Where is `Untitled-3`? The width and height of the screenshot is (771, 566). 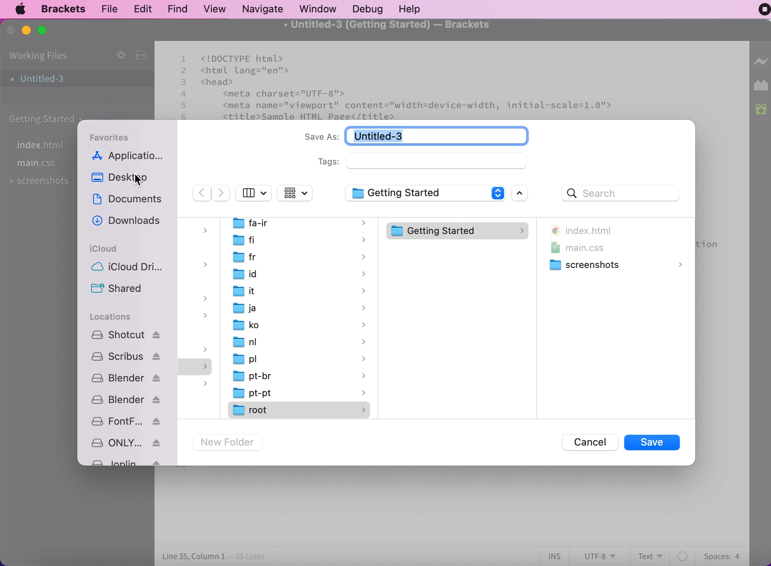
Untitled-3 is located at coordinates (386, 135).